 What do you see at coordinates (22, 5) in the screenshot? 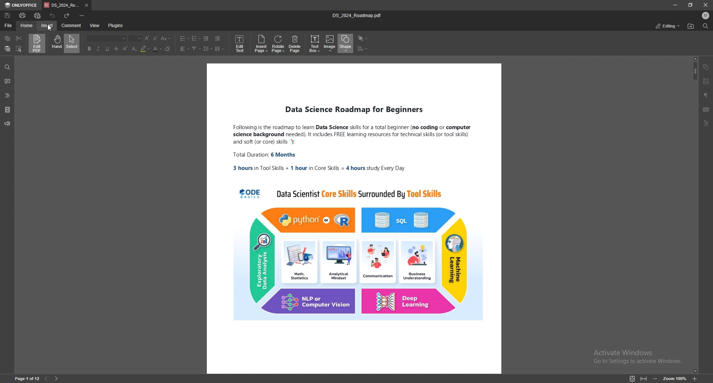
I see `onlyoffice` at bounding box center [22, 5].